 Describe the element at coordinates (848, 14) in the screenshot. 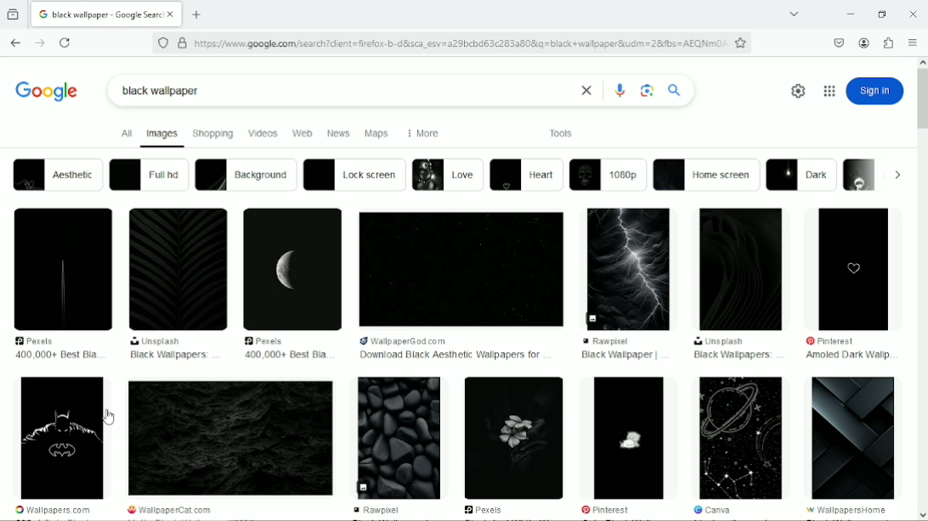

I see `minimize` at that location.